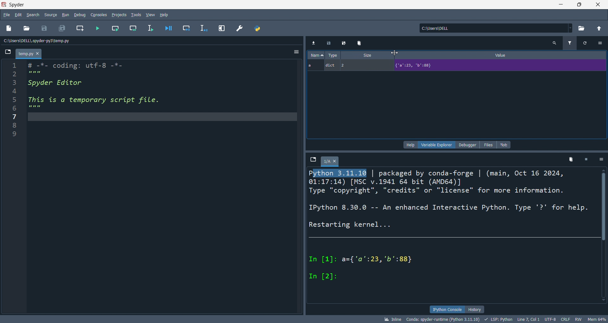  Describe the element at coordinates (587, 160) in the screenshot. I see `close kernel` at that location.